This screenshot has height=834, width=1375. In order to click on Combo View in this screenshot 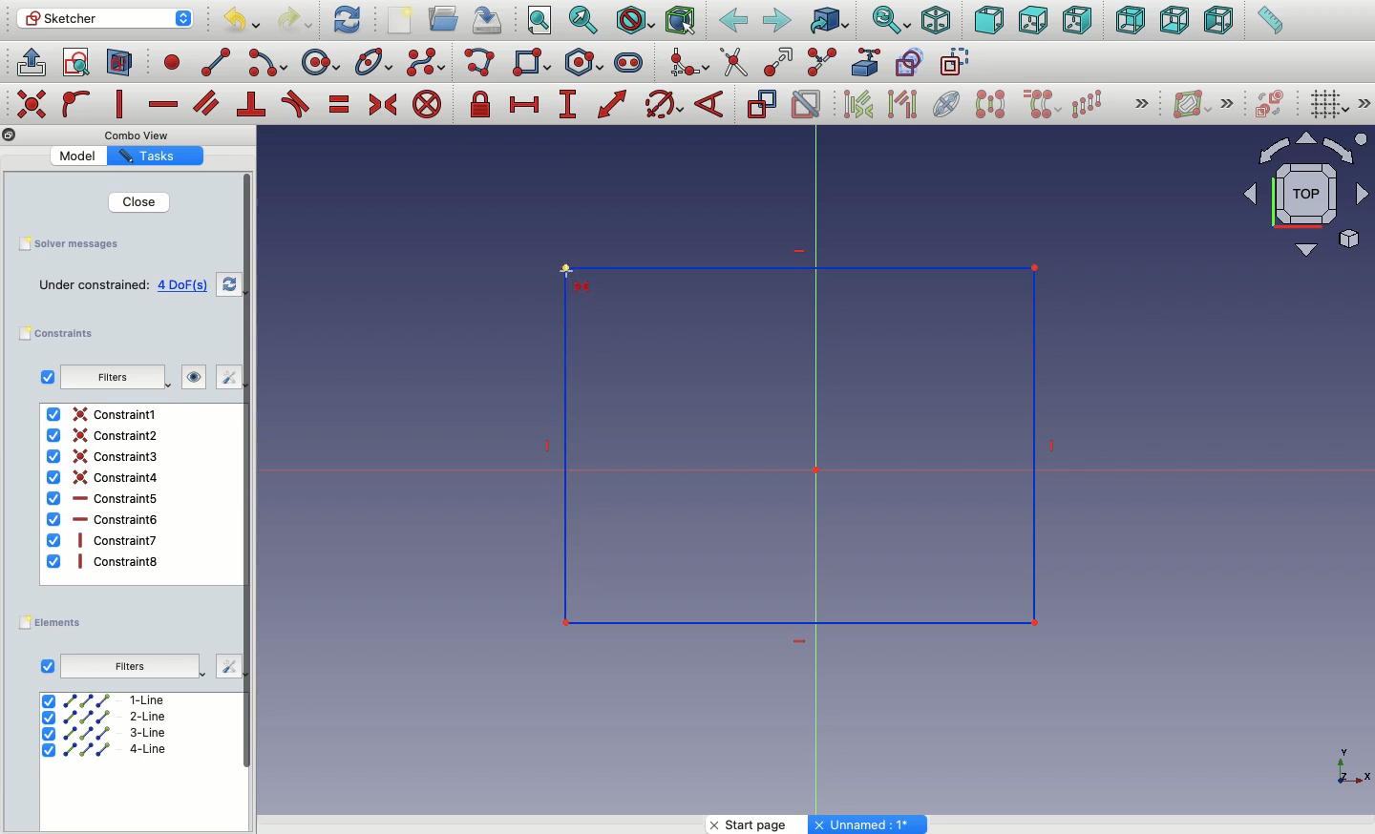, I will do `click(137, 135)`.